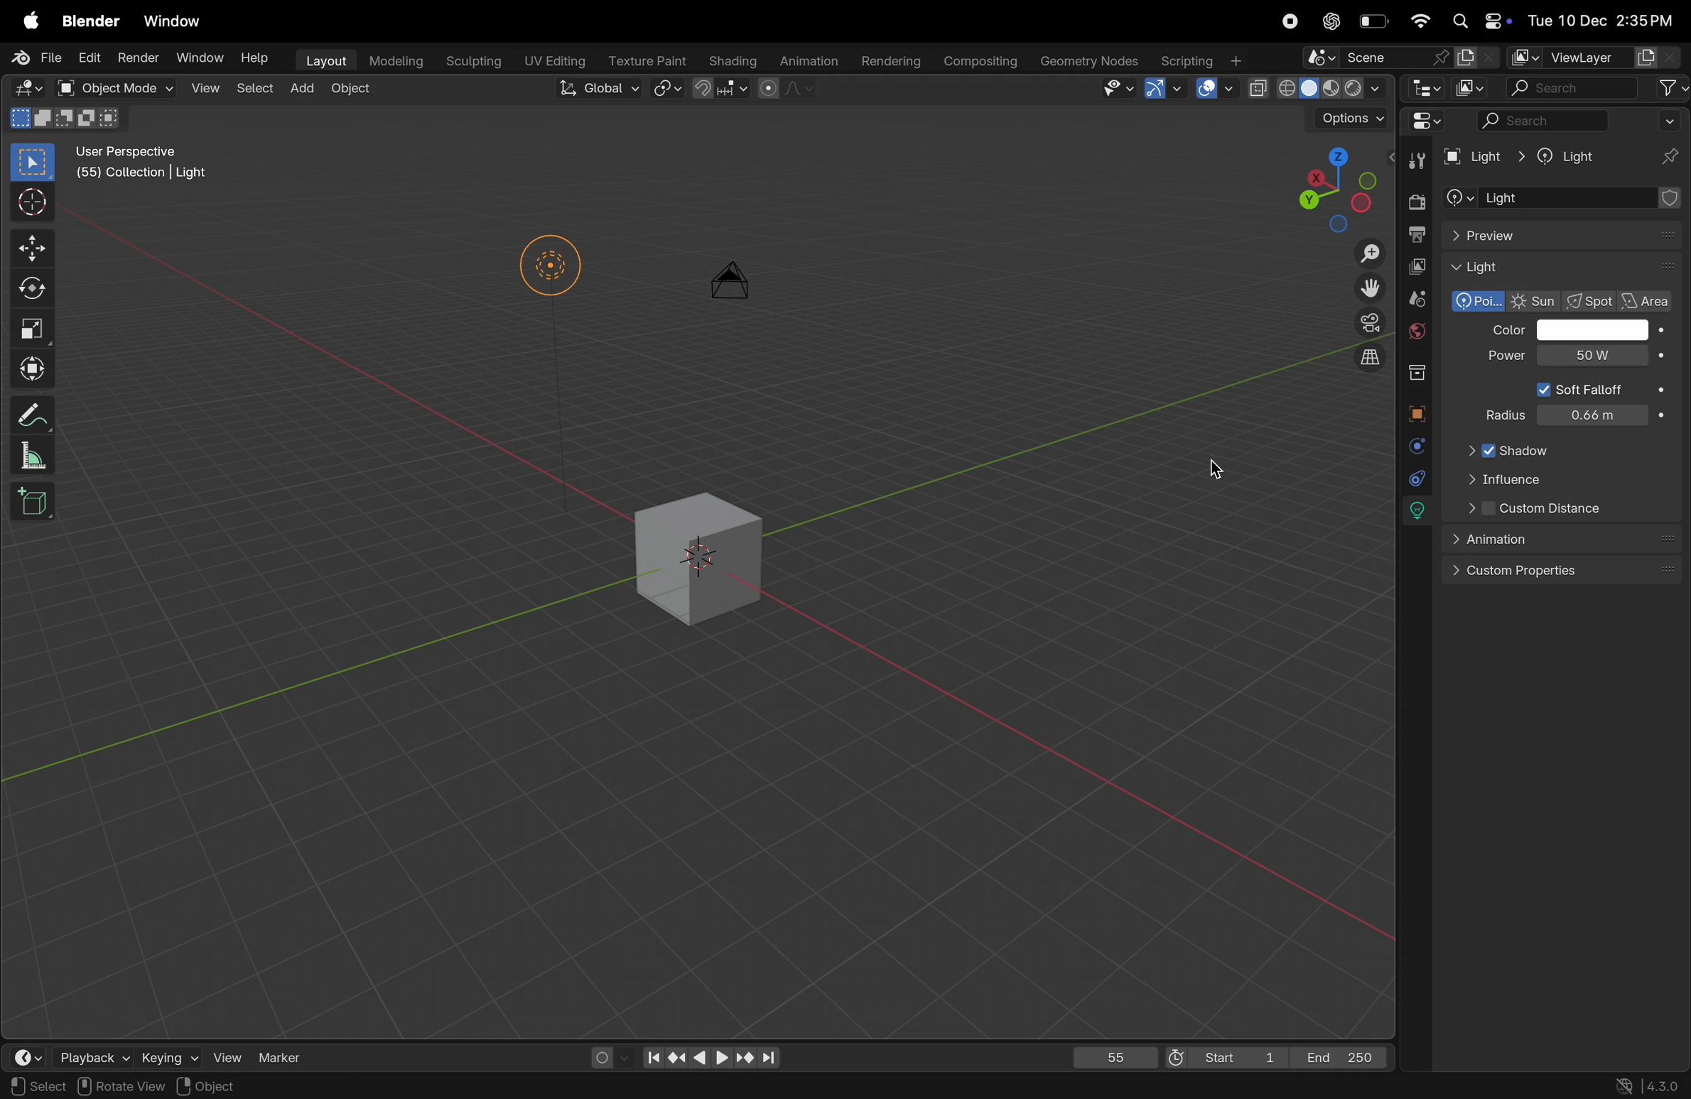 Image resolution: width=1691 pixels, height=1099 pixels. What do you see at coordinates (1215, 89) in the screenshot?
I see `show overlays` at bounding box center [1215, 89].